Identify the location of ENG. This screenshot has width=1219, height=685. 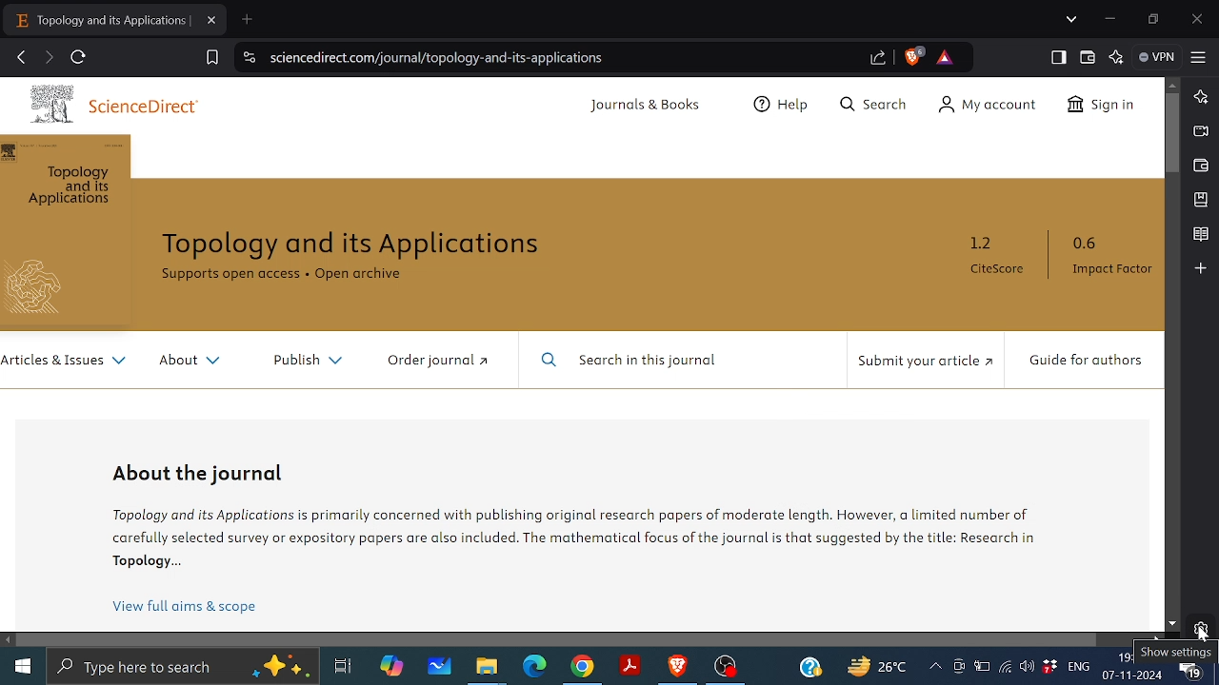
(1077, 670).